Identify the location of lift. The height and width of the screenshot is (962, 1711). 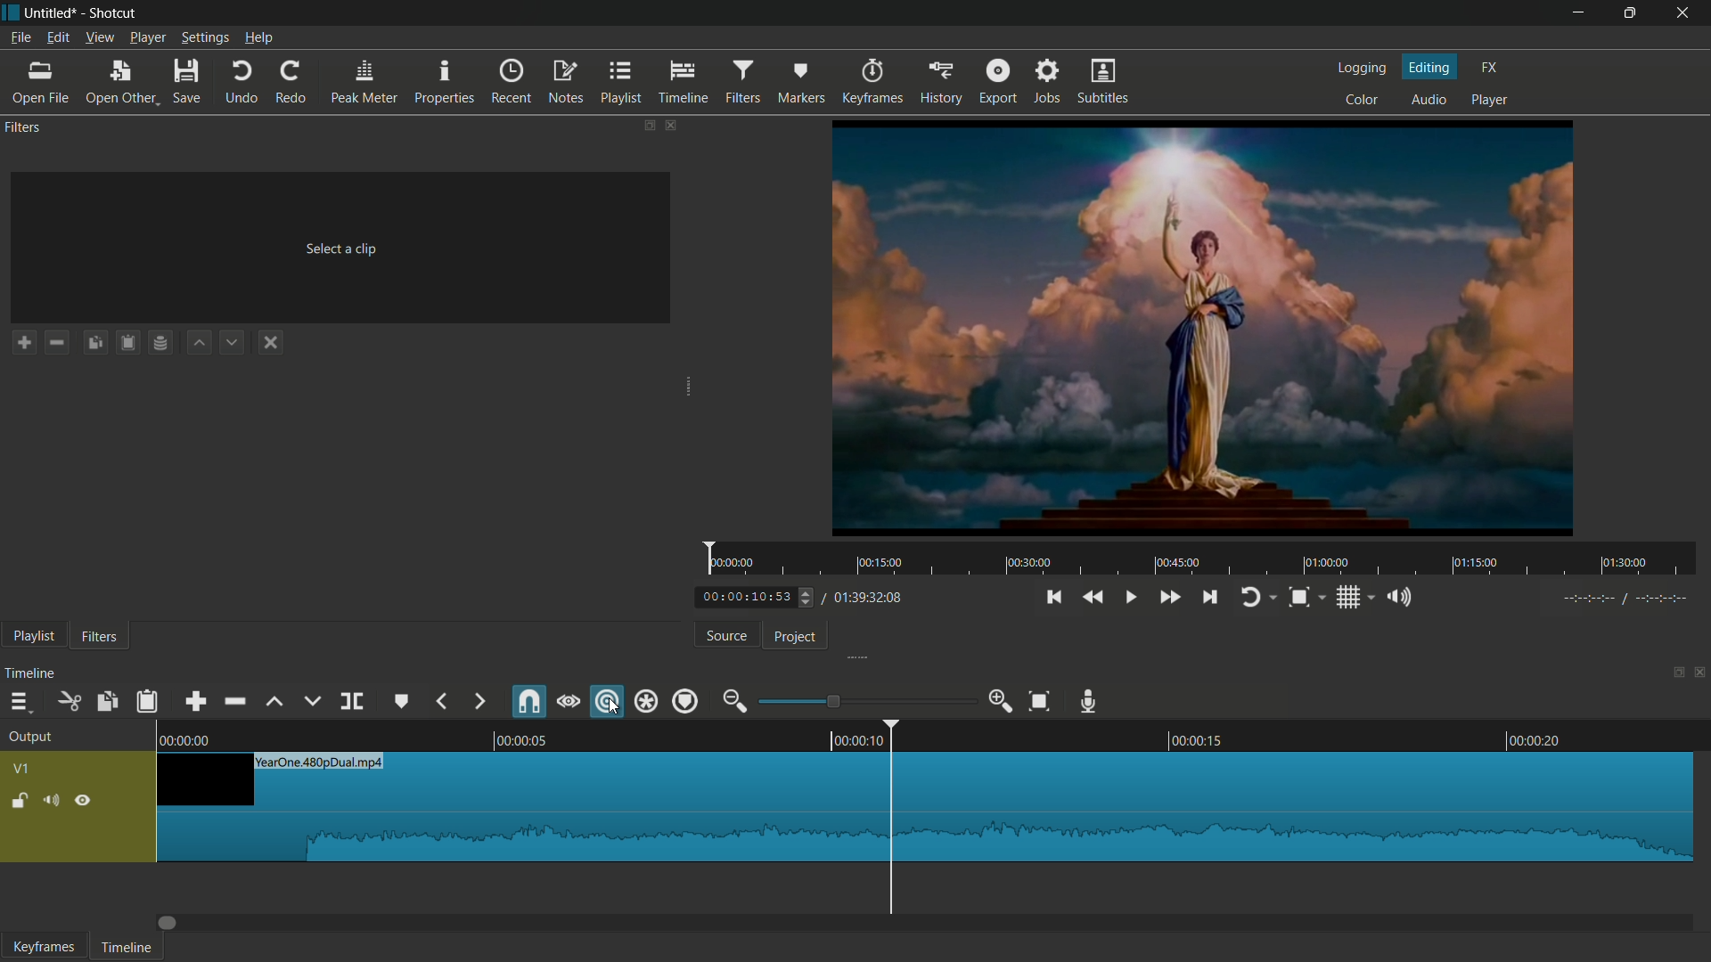
(276, 702).